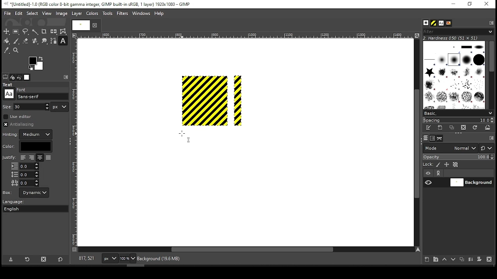  I want to click on justify right, so click(31, 158).